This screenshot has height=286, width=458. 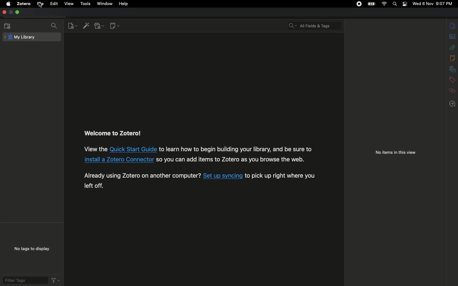 I want to click on Recording, so click(x=359, y=4).